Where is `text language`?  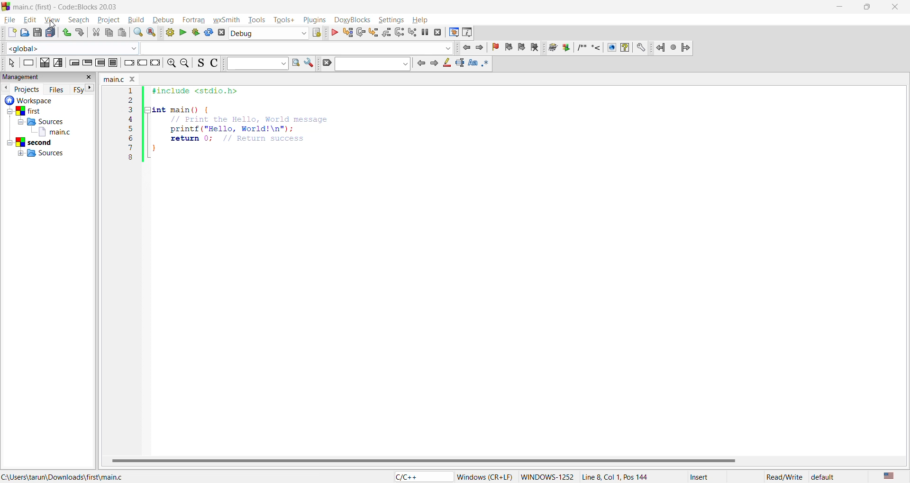 text language is located at coordinates (889, 476).